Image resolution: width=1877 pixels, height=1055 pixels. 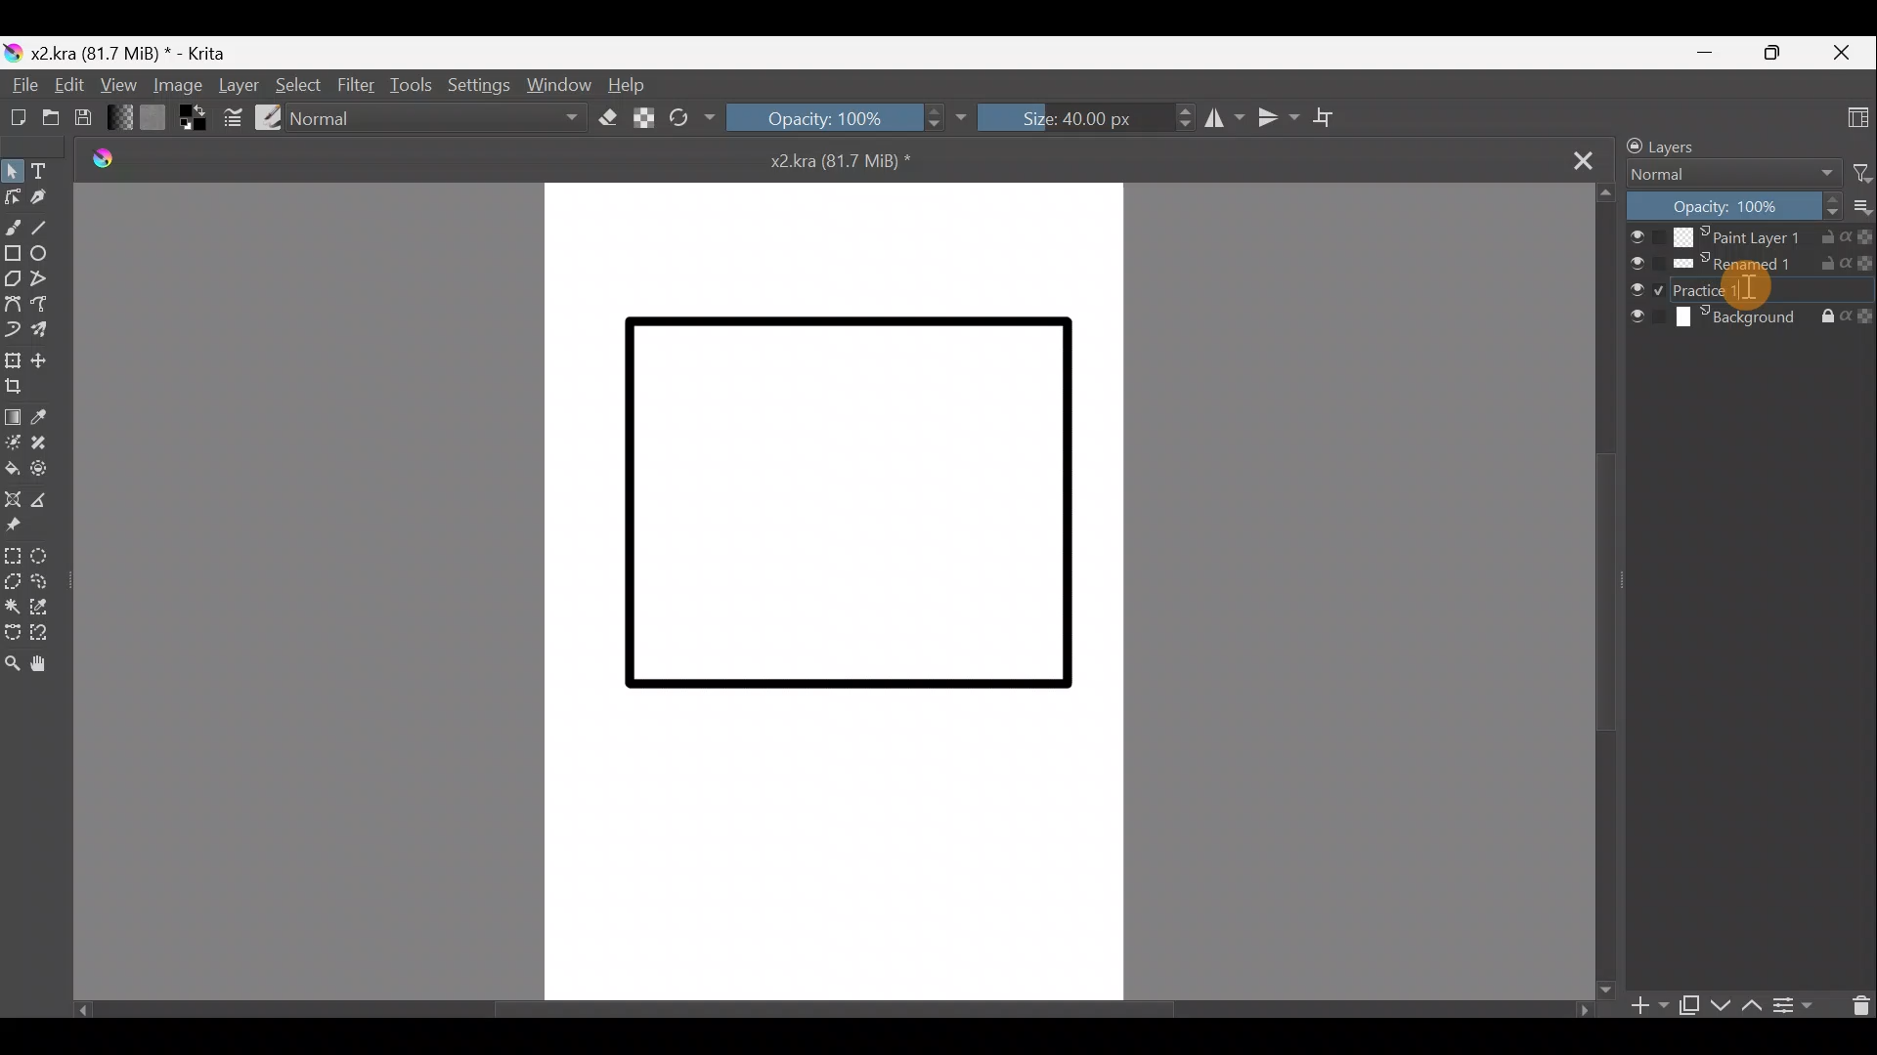 I want to click on Lock/unlock docker, so click(x=1631, y=143).